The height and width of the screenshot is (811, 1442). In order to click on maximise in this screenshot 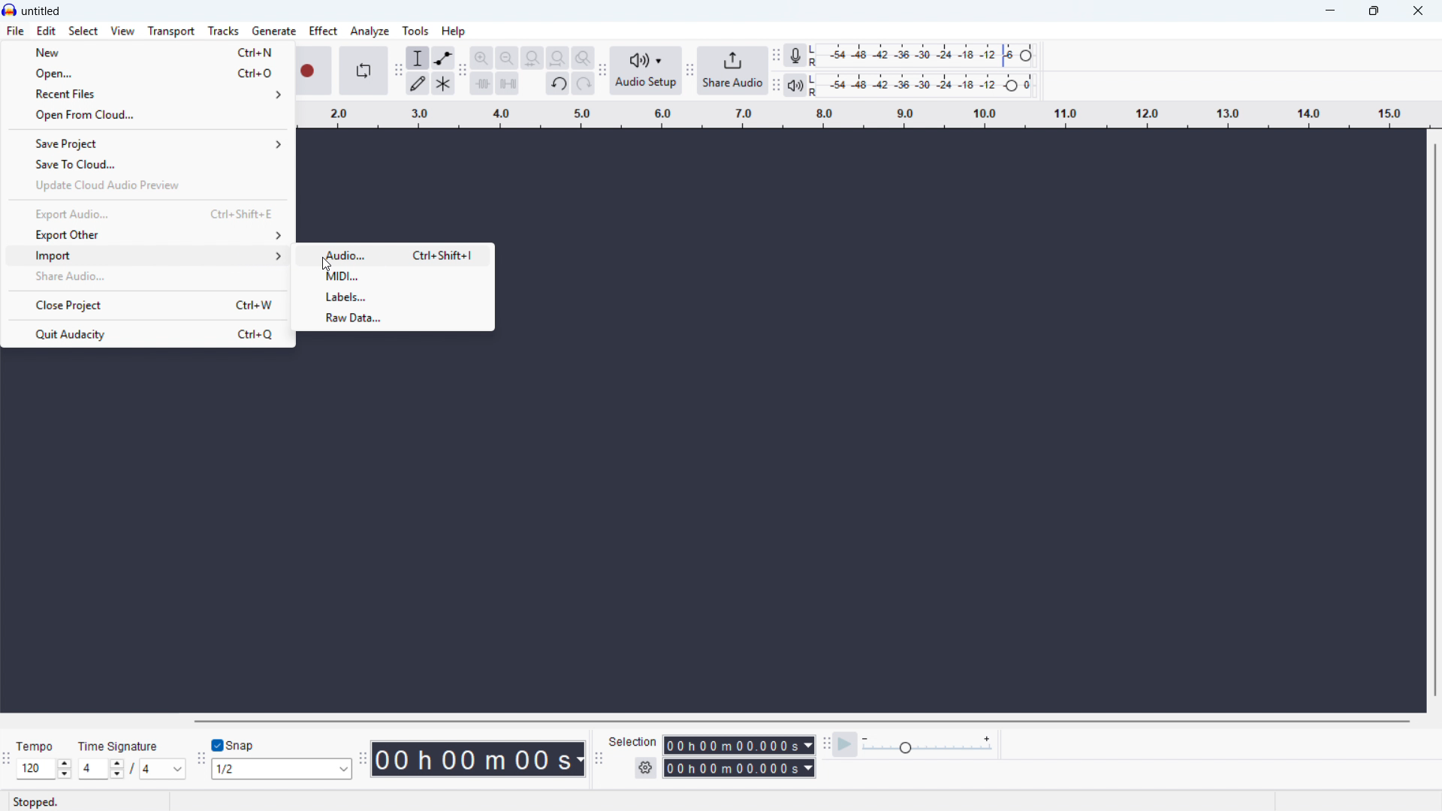, I will do `click(1376, 11)`.